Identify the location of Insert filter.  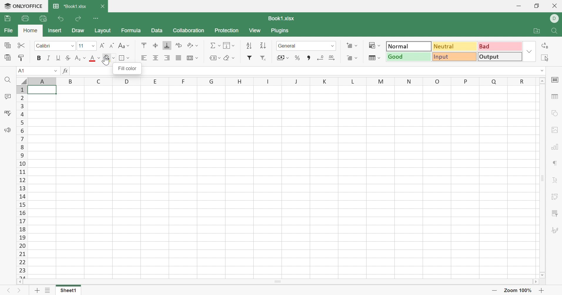
(250, 57).